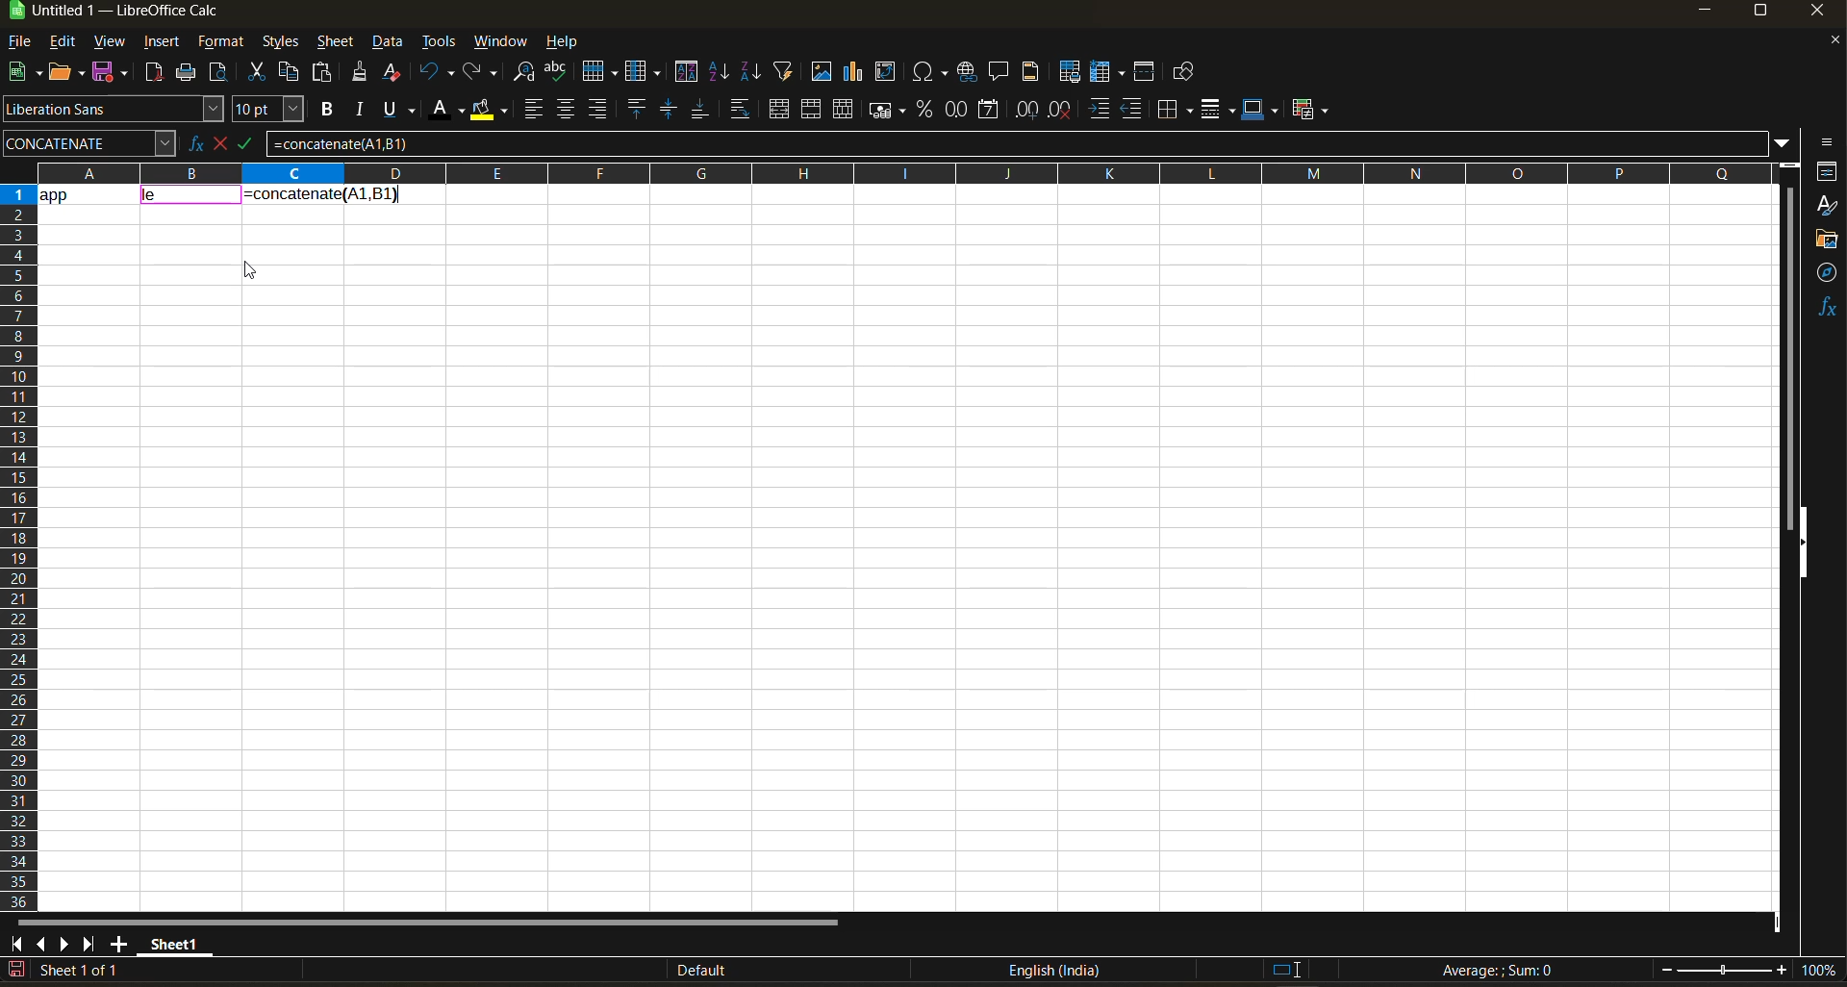 Image resolution: width=1847 pixels, height=987 pixels. I want to click on sheet number, so click(85, 970).